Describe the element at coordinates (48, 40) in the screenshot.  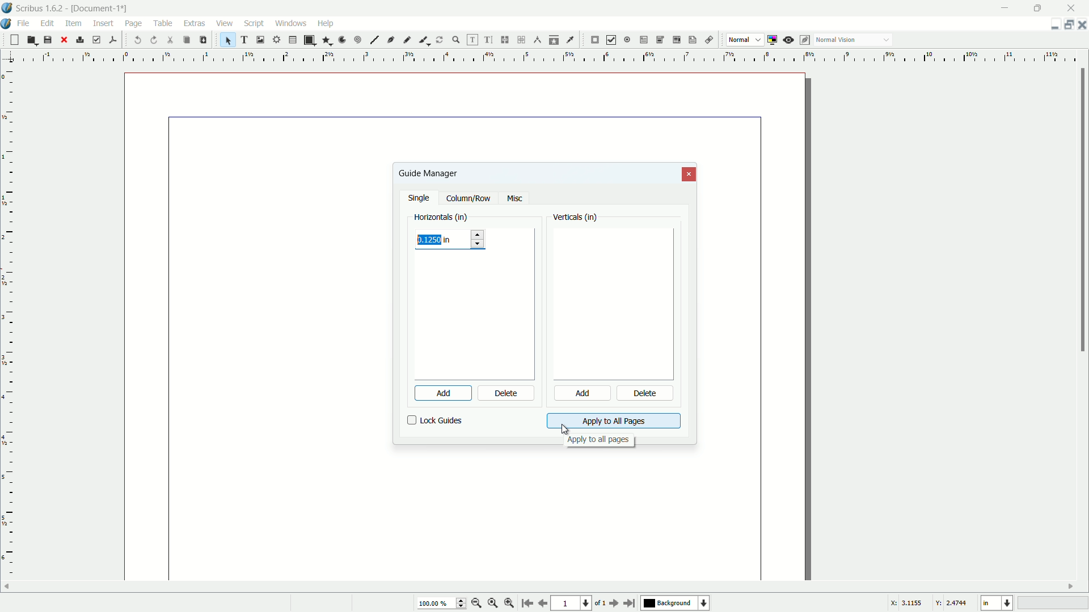
I see `save` at that location.